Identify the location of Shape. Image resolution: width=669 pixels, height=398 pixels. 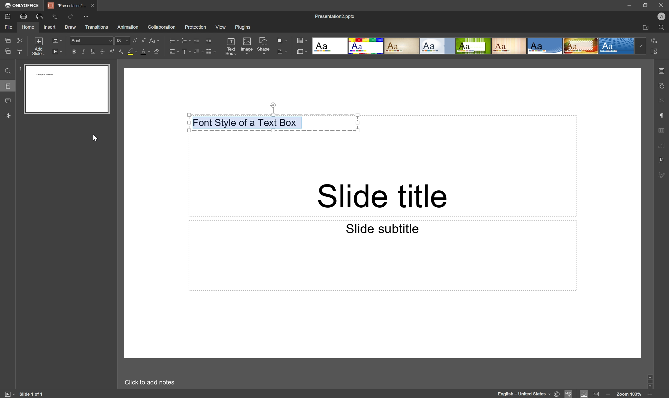
(265, 46).